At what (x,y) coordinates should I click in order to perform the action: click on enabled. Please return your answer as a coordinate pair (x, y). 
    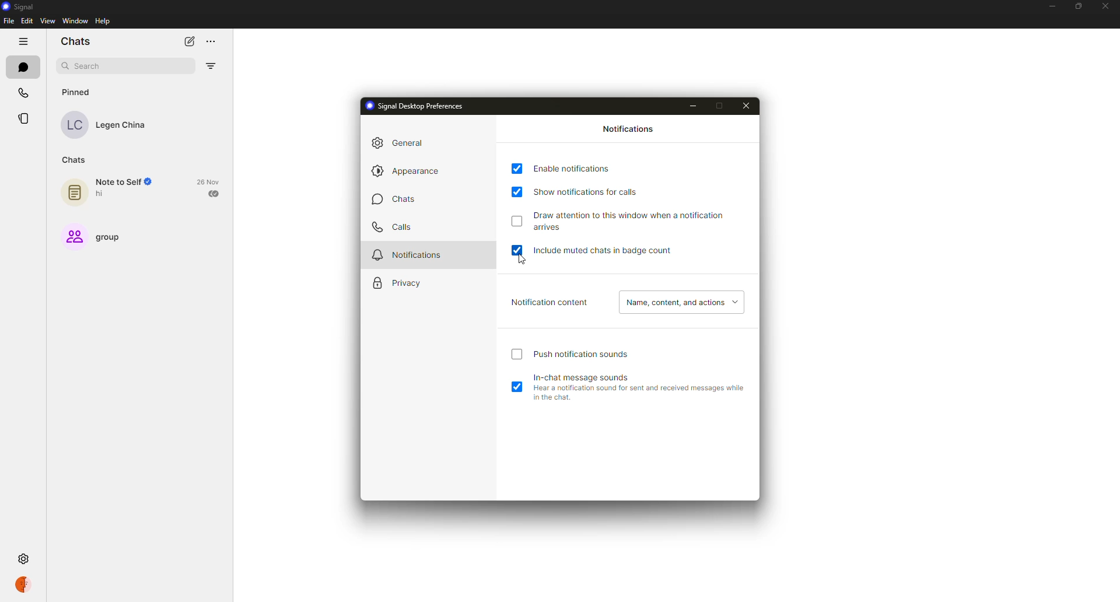
    Looking at the image, I should click on (519, 387).